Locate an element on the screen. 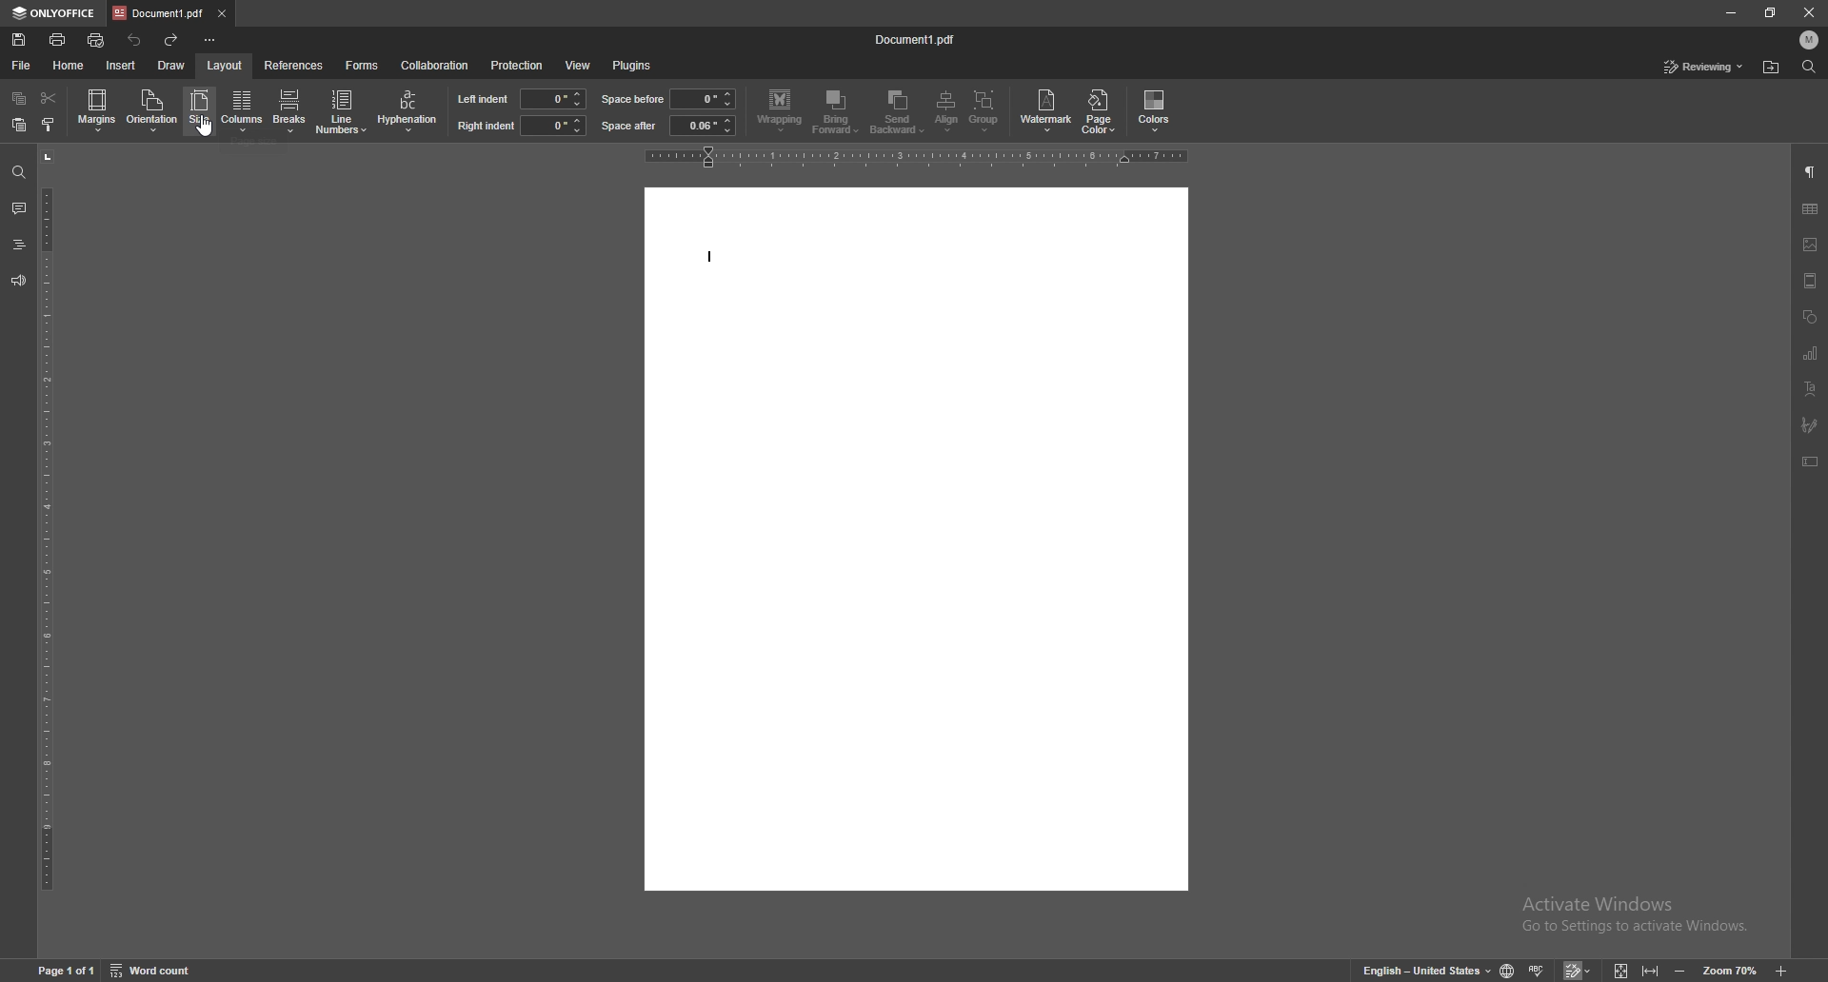 The image size is (1828, 982). text art is located at coordinates (1812, 388).